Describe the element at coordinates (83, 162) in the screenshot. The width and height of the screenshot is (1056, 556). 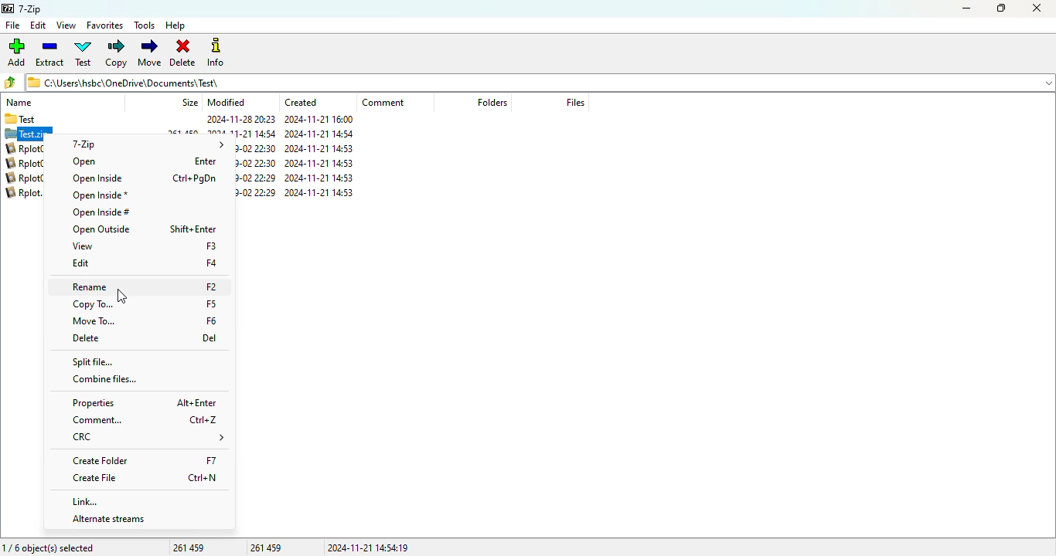
I see `open` at that location.